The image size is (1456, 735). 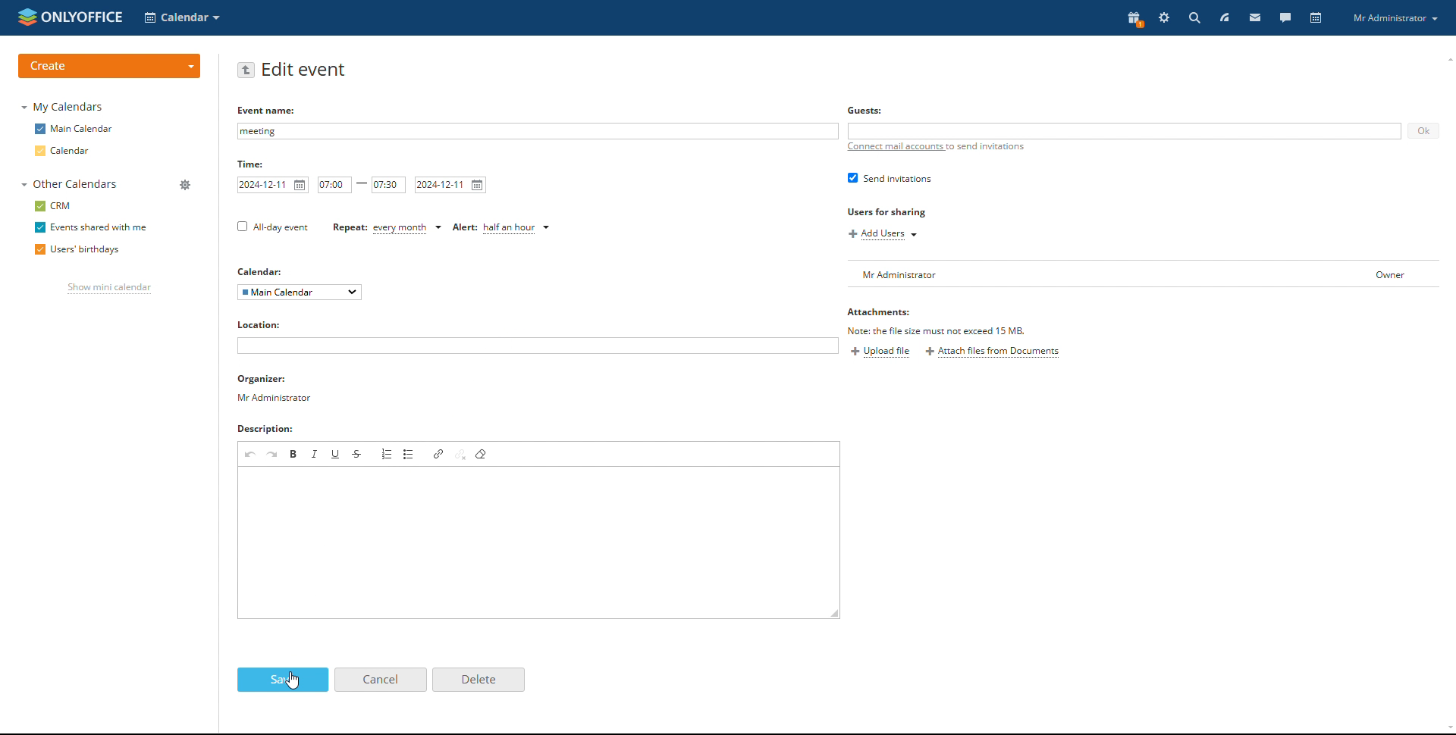 I want to click on crm, so click(x=53, y=206).